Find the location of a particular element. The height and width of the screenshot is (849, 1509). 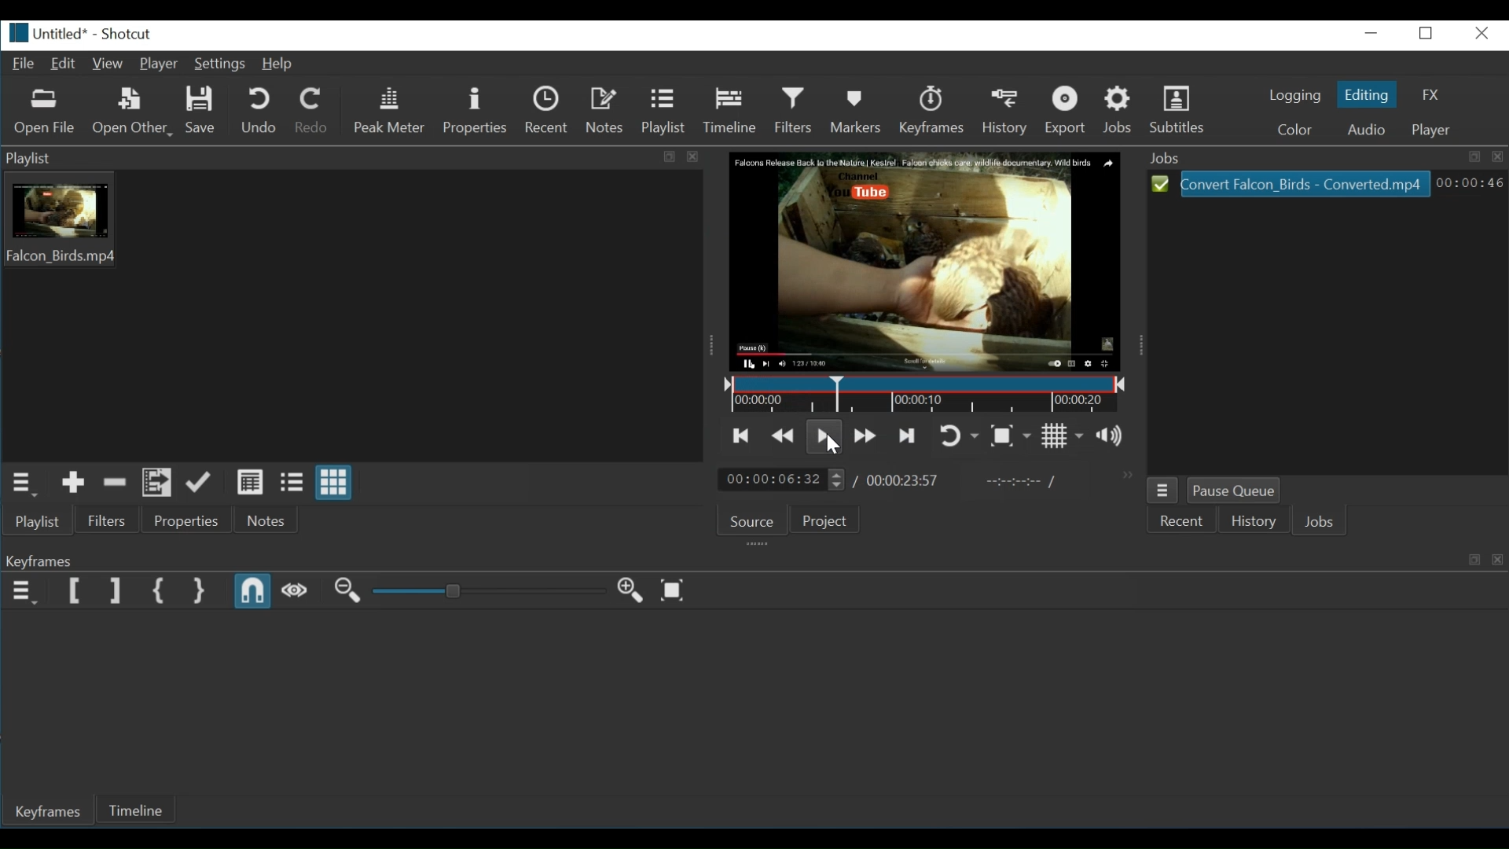

Color is located at coordinates (1294, 130).